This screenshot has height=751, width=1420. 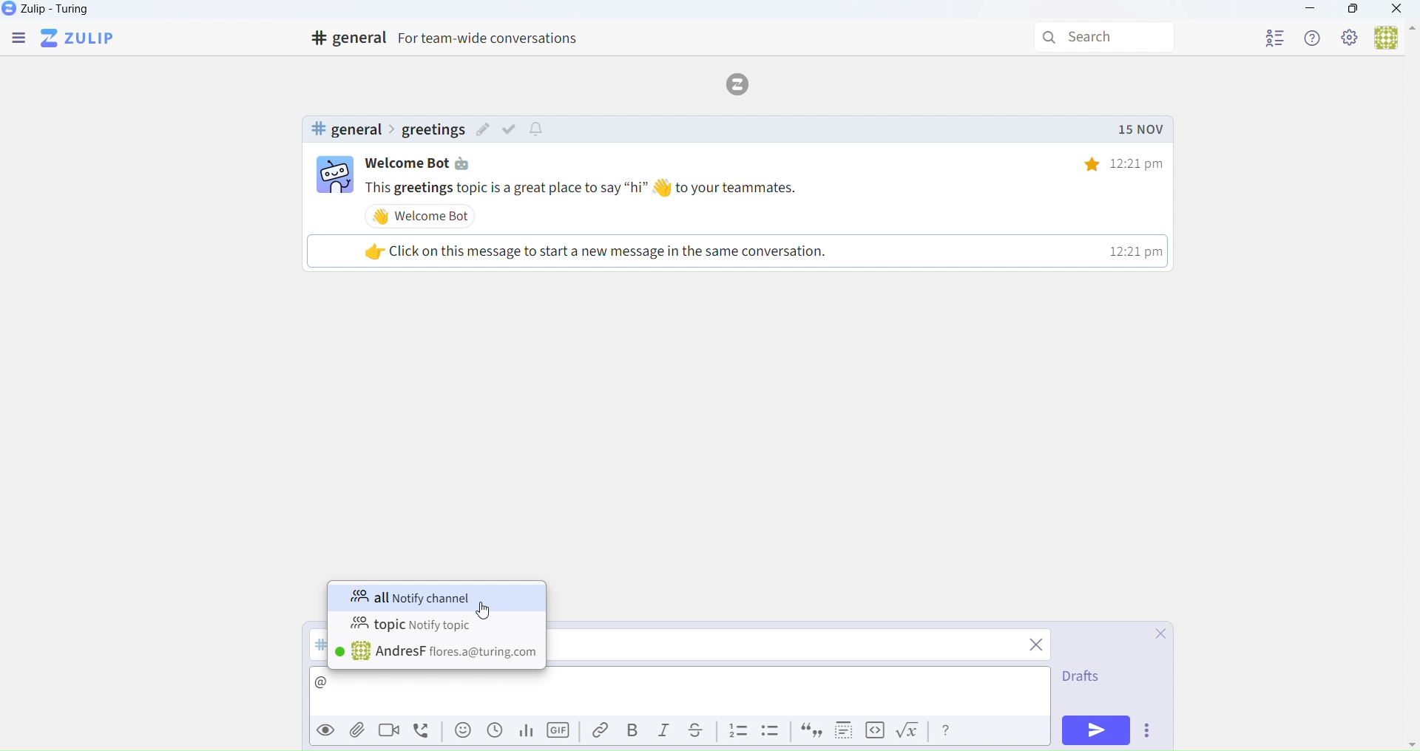 I want to click on Help, so click(x=1314, y=38).